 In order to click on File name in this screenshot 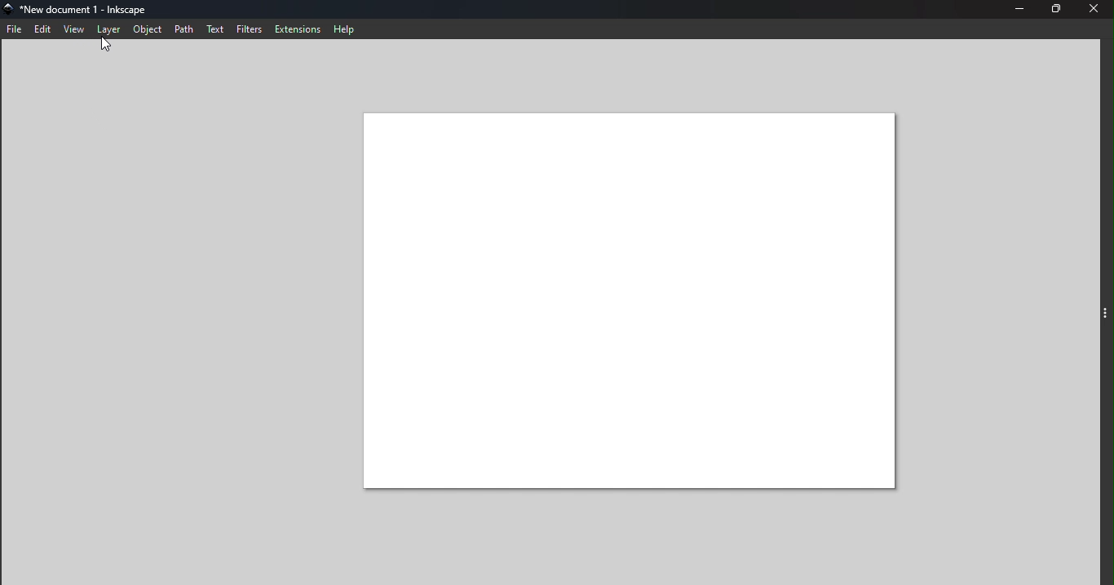, I will do `click(85, 9)`.